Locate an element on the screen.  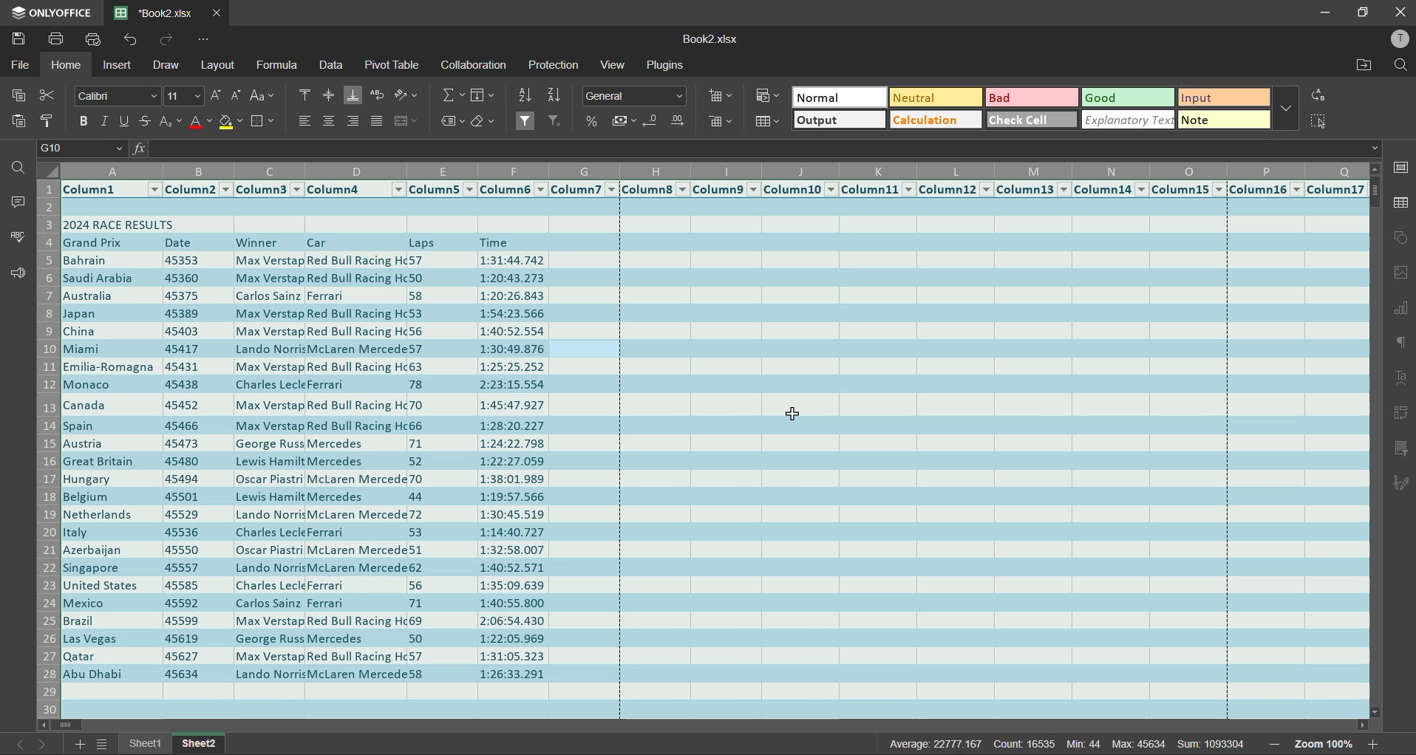
Column  is located at coordinates (800, 189).